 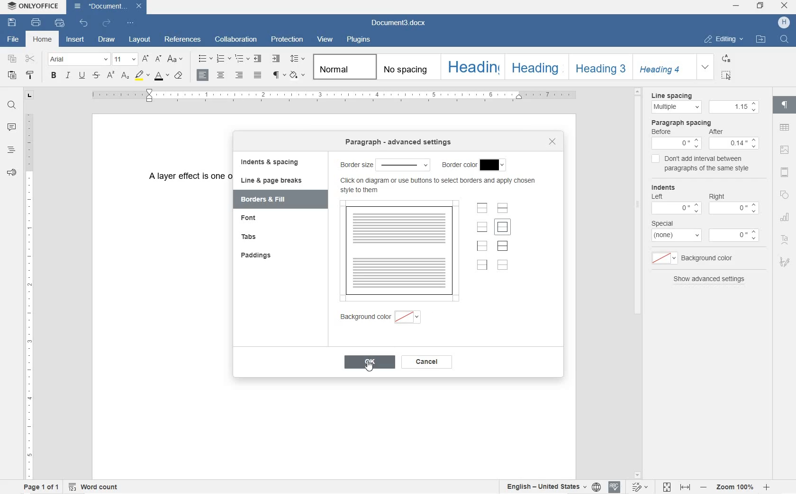 I want to click on COLLABORATION, so click(x=237, y=40).